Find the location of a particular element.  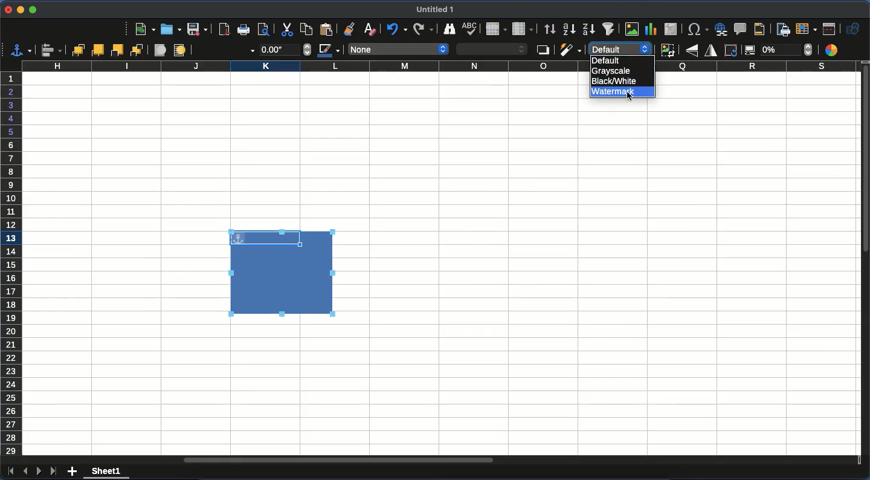

close is located at coordinates (7, 9).